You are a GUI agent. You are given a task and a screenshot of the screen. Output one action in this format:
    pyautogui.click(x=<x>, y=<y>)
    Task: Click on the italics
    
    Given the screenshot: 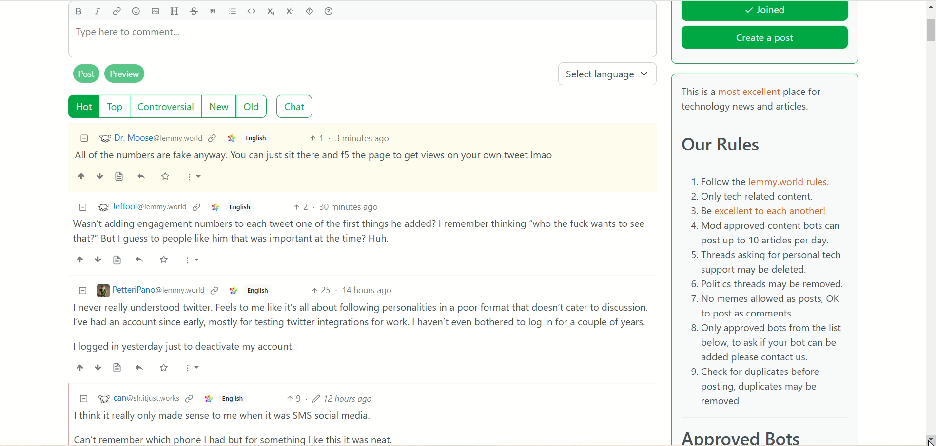 What is the action you would take?
    pyautogui.click(x=97, y=11)
    